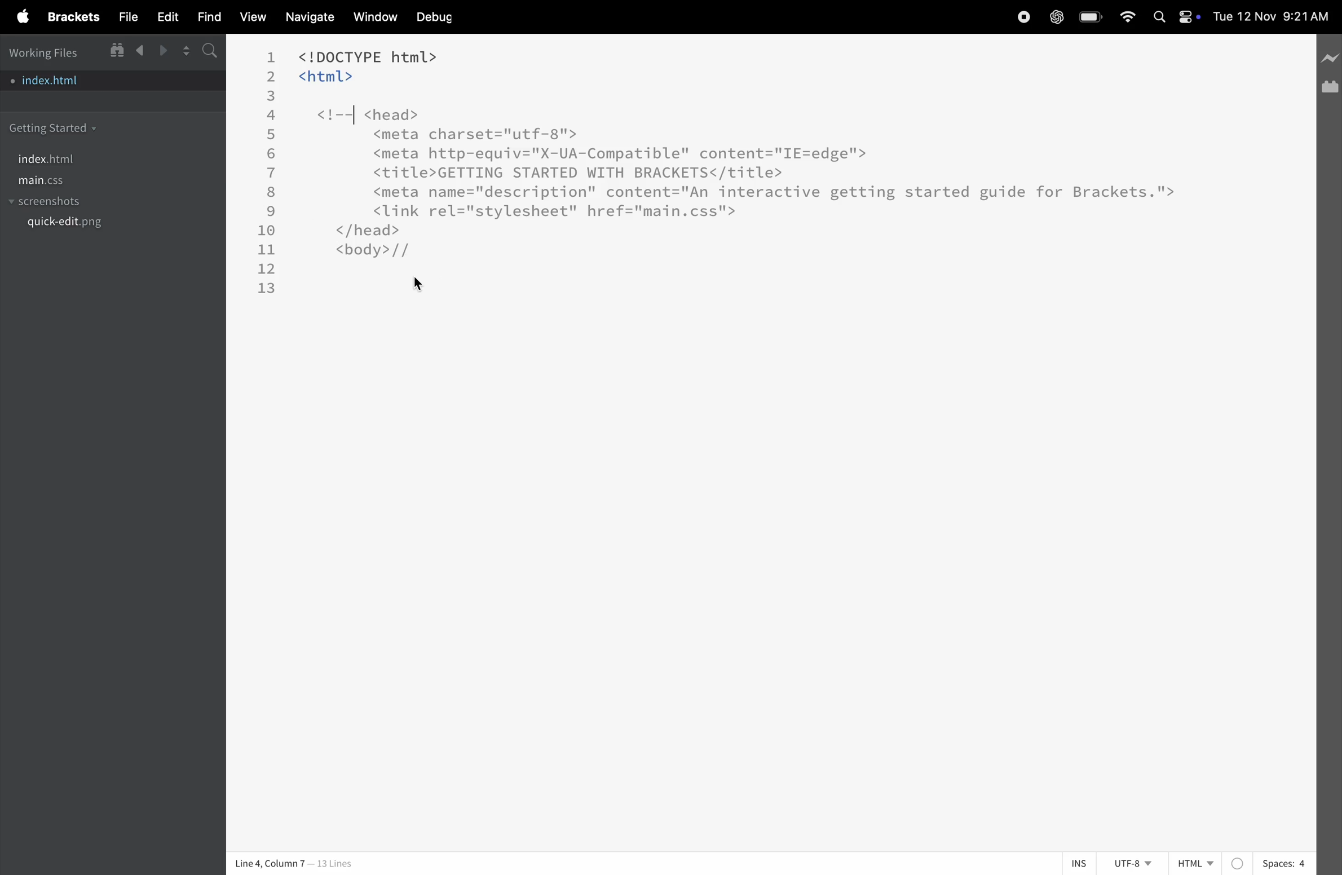 The height and width of the screenshot is (875, 1342). I want to click on chatgpt, so click(1054, 17).